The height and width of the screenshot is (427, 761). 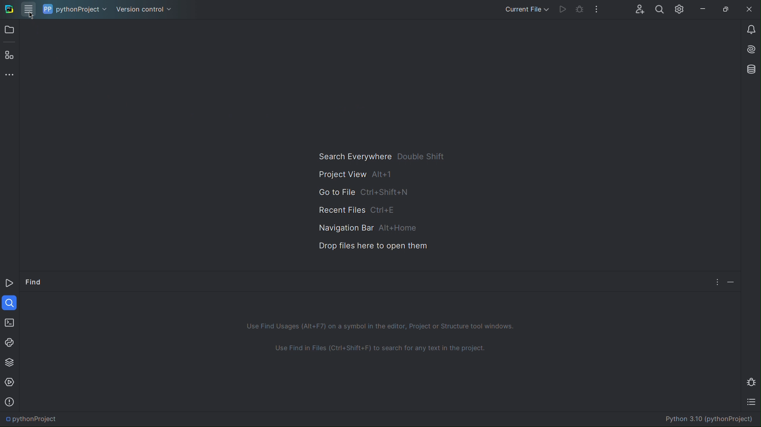 What do you see at coordinates (9, 31) in the screenshot?
I see `Open` at bounding box center [9, 31].